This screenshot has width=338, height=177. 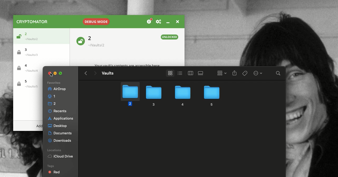 I want to click on Your vault's contents are accessible here, so click(x=127, y=65).